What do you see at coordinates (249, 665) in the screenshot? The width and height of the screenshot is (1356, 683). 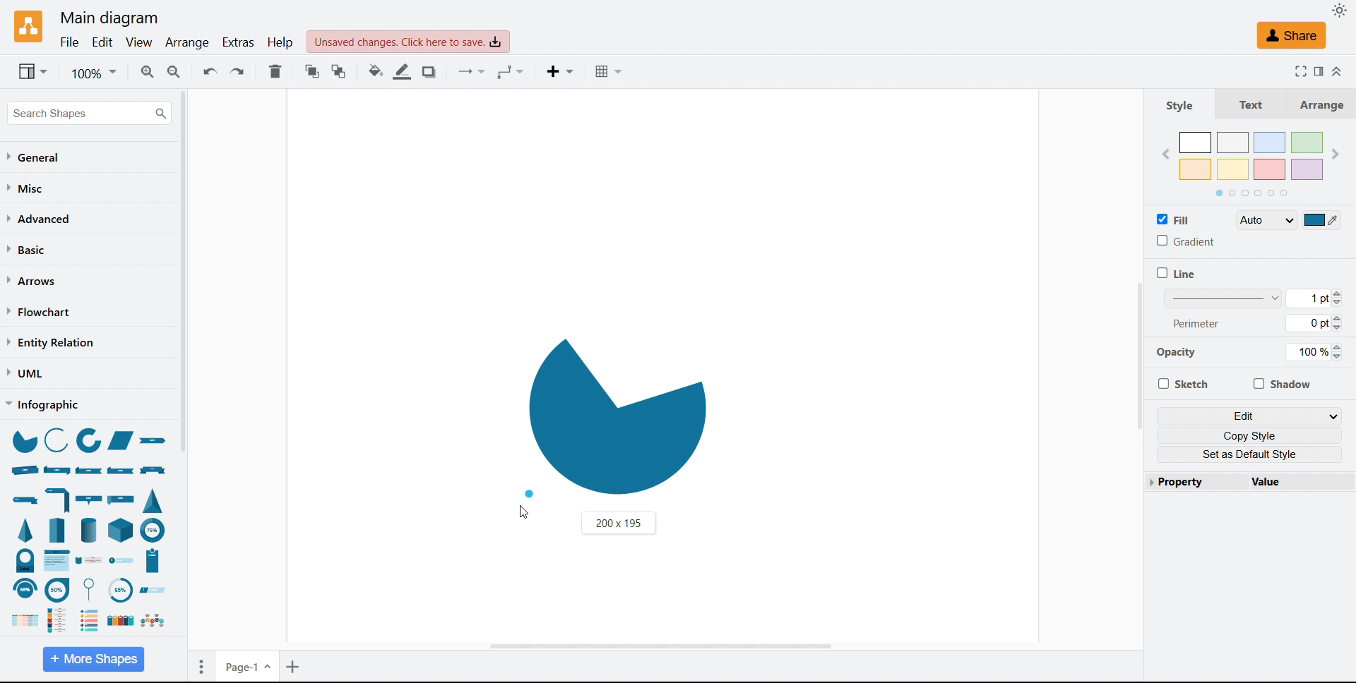 I see `Page 1 ` at bounding box center [249, 665].